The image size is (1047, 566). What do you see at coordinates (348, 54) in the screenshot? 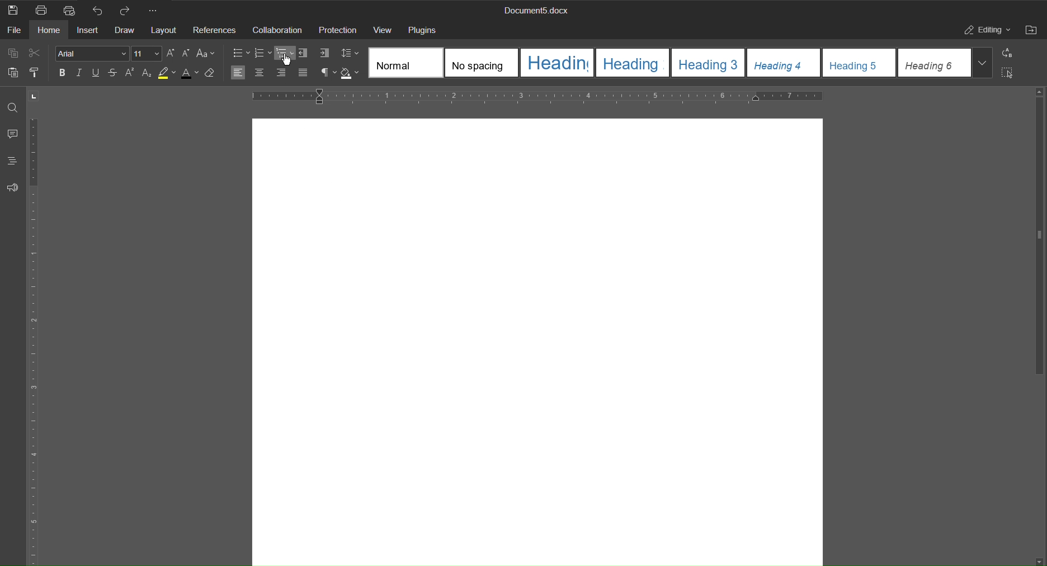
I see `Line Spacing` at bounding box center [348, 54].